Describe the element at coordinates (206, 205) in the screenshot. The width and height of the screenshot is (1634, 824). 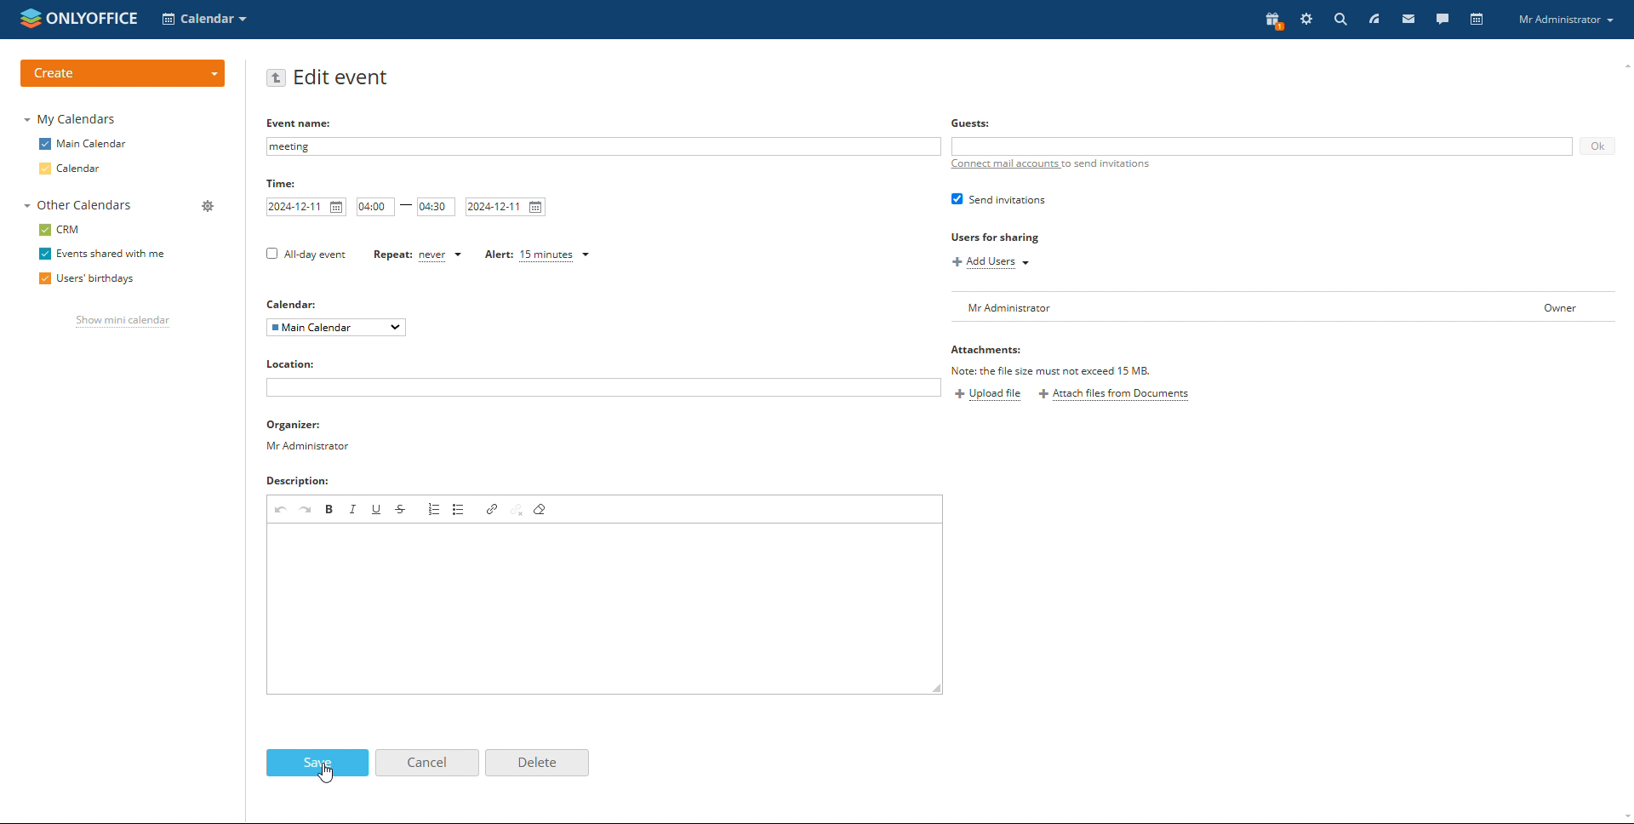
I see `manage` at that location.